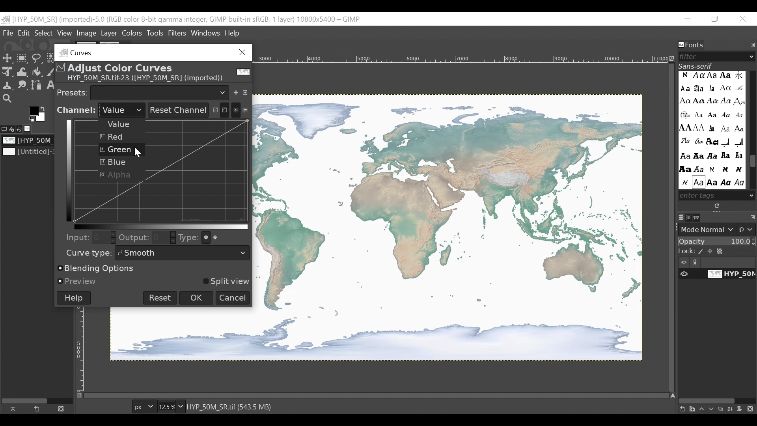  What do you see at coordinates (247, 91) in the screenshot?
I see `Manage presets` at bounding box center [247, 91].